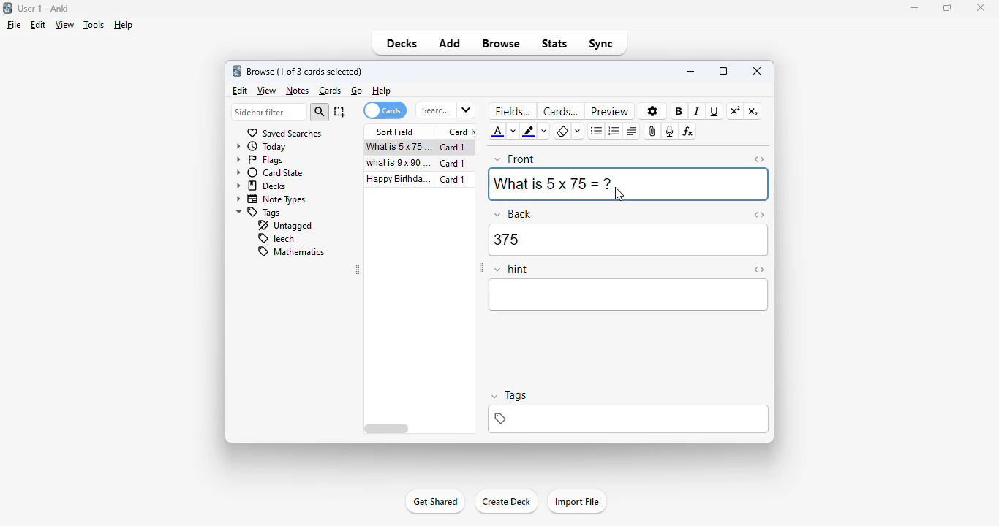 This screenshot has height=526, width=999. Describe the element at coordinates (679, 111) in the screenshot. I see `bold` at that location.